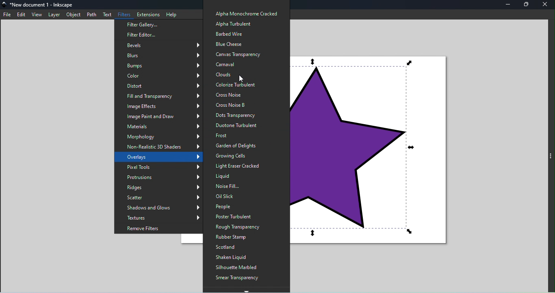  Describe the element at coordinates (160, 75) in the screenshot. I see `Color` at that location.